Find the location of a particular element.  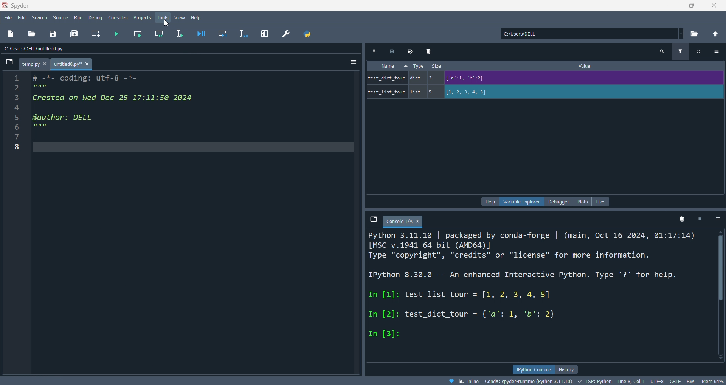

view is located at coordinates (178, 18).